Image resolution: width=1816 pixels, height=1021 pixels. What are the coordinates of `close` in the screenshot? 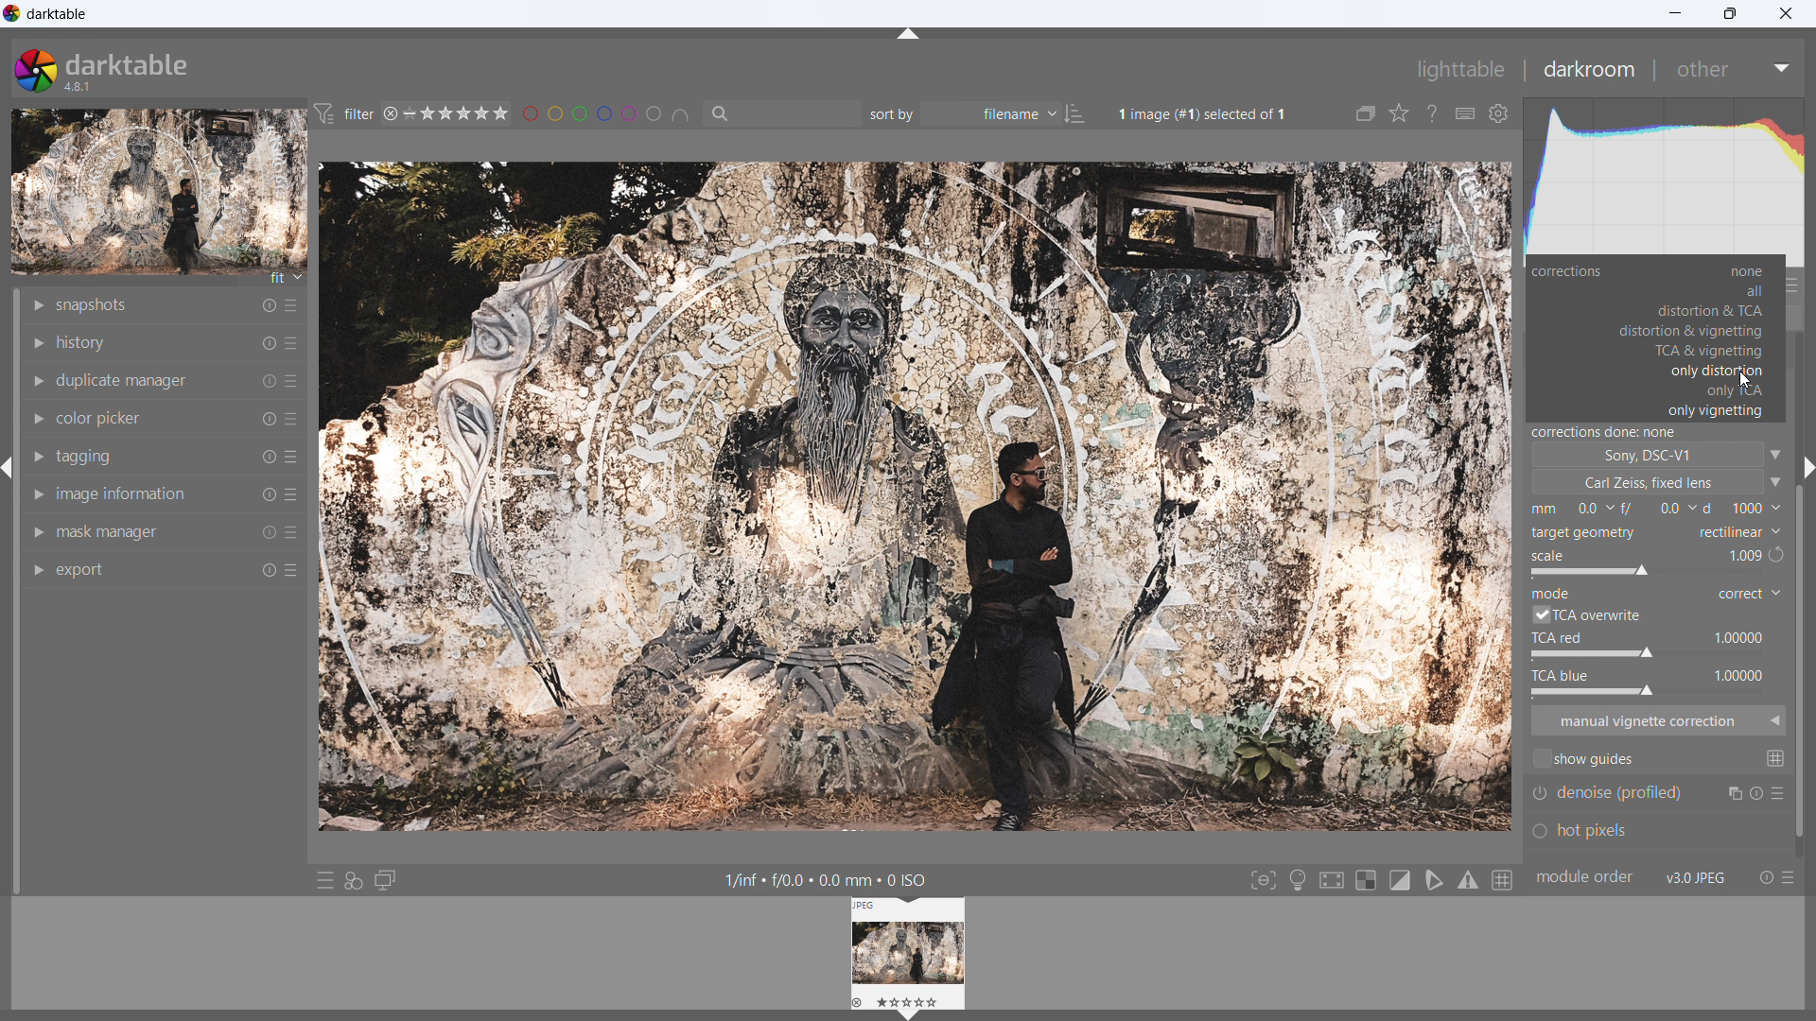 It's located at (1785, 13).